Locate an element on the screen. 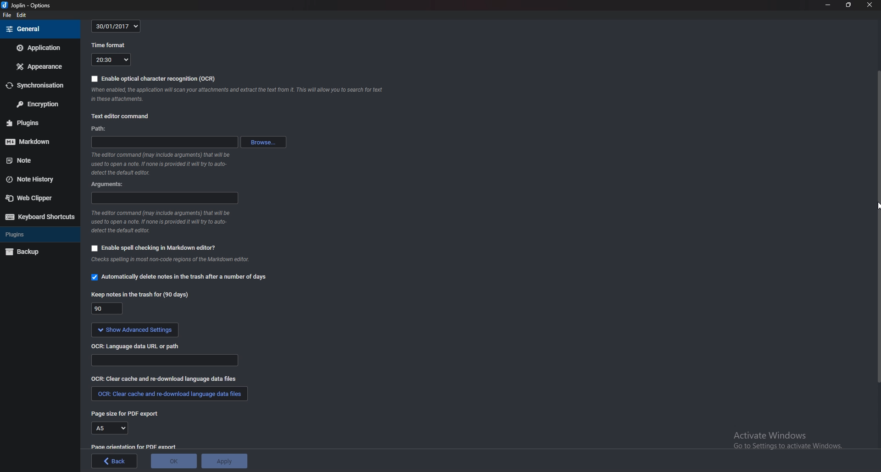 The width and height of the screenshot is (881, 472). Back up is located at coordinates (33, 252).